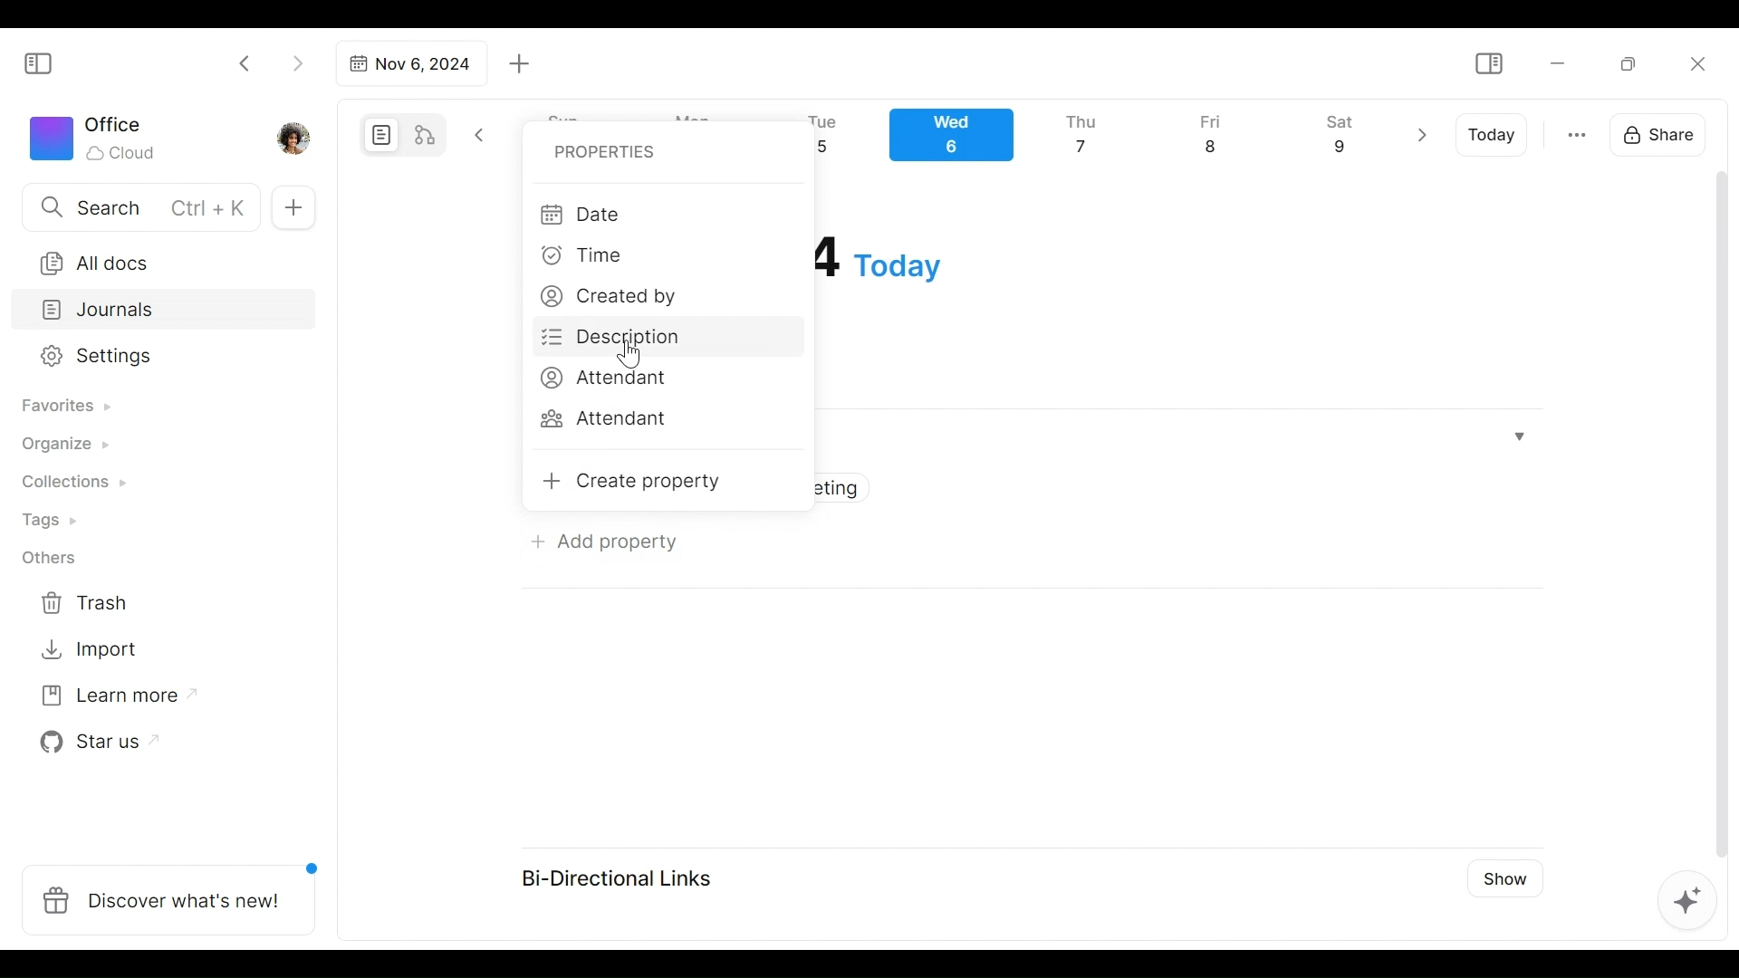 This screenshot has height=978, width=1739. I want to click on Organize, so click(63, 446).